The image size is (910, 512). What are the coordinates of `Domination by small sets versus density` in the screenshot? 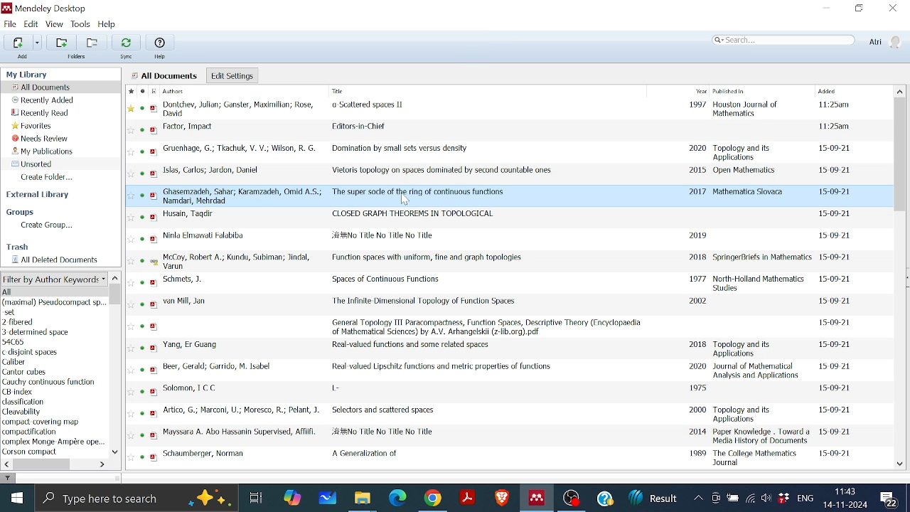 It's located at (501, 153).